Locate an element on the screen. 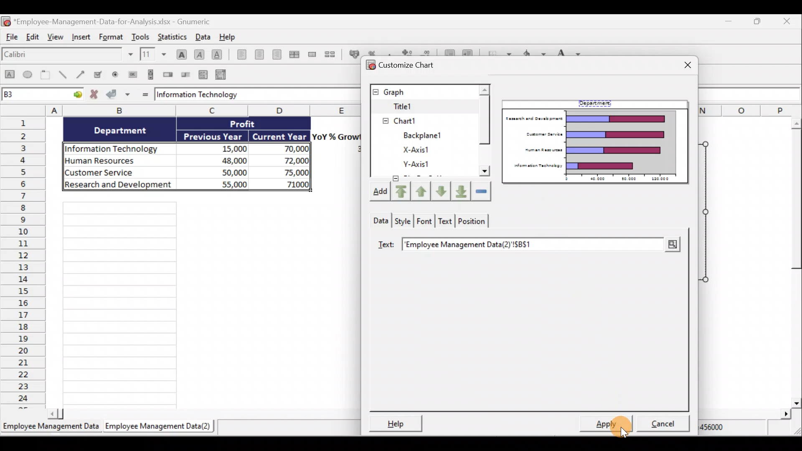 This screenshot has height=451, width=802. Move up is located at coordinates (421, 190).